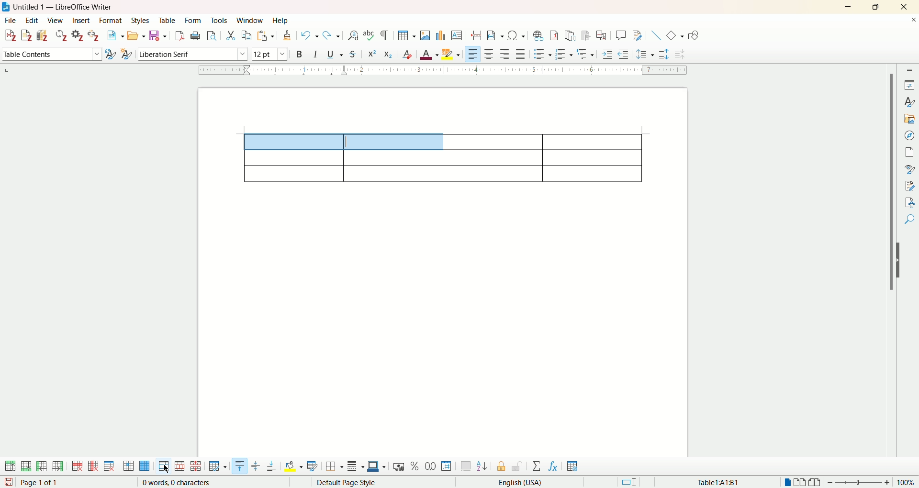  What do you see at coordinates (76, 464) in the screenshot?
I see `delete row` at bounding box center [76, 464].